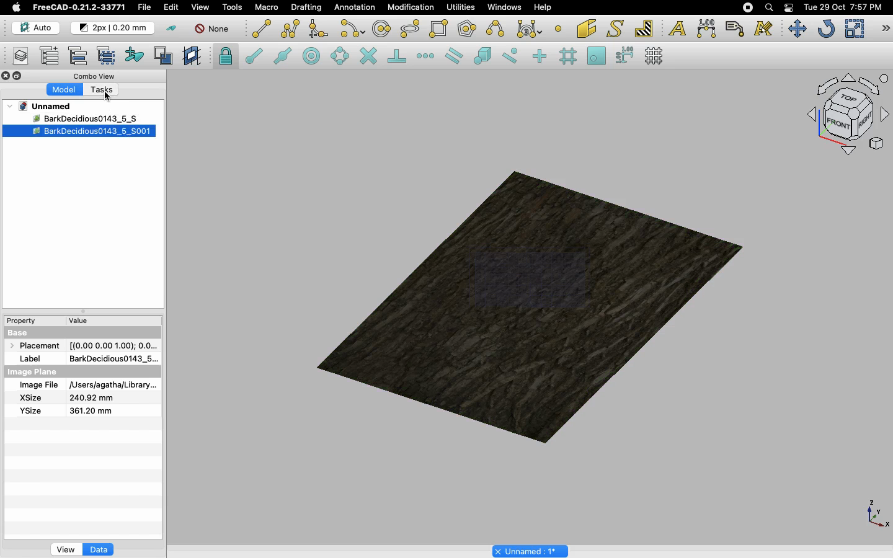  Describe the element at coordinates (262, 29) in the screenshot. I see `Line` at that location.